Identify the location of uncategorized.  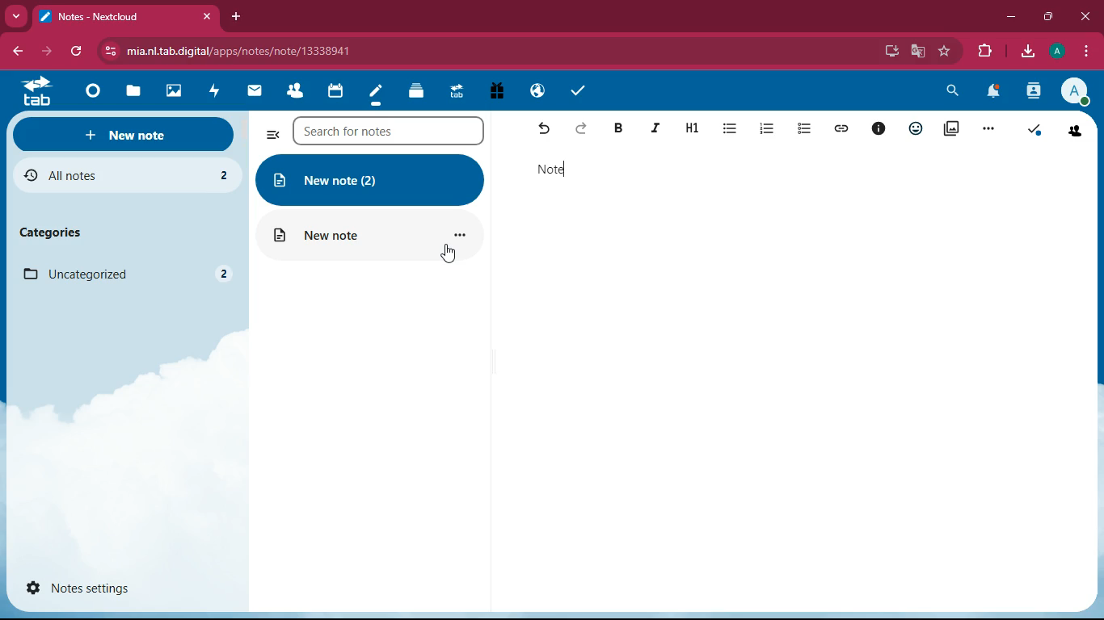
(124, 274).